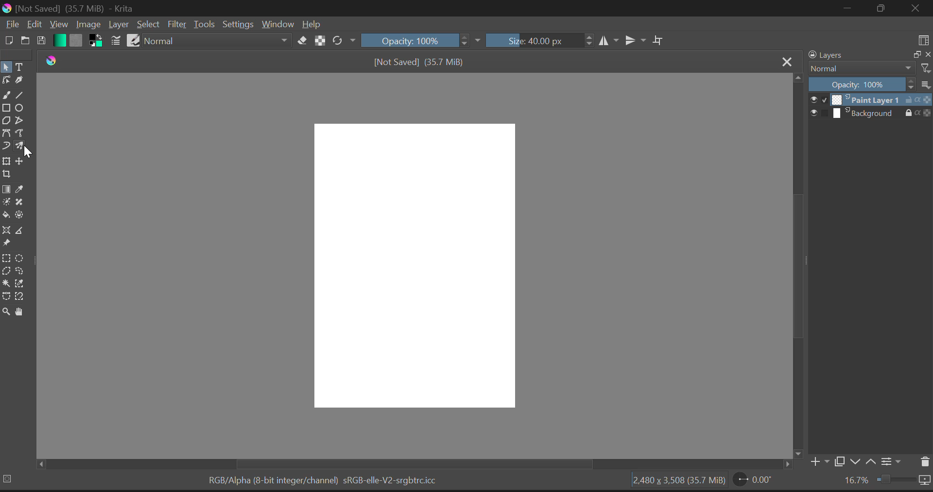 Image resolution: width=933 pixels, height=492 pixels. What do you see at coordinates (540, 41) in the screenshot?
I see `Size: 40.00 px` at bounding box center [540, 41].